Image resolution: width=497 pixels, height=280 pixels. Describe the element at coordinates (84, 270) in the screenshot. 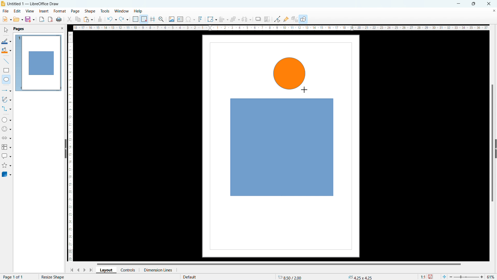

I see `go to next page` at that location.